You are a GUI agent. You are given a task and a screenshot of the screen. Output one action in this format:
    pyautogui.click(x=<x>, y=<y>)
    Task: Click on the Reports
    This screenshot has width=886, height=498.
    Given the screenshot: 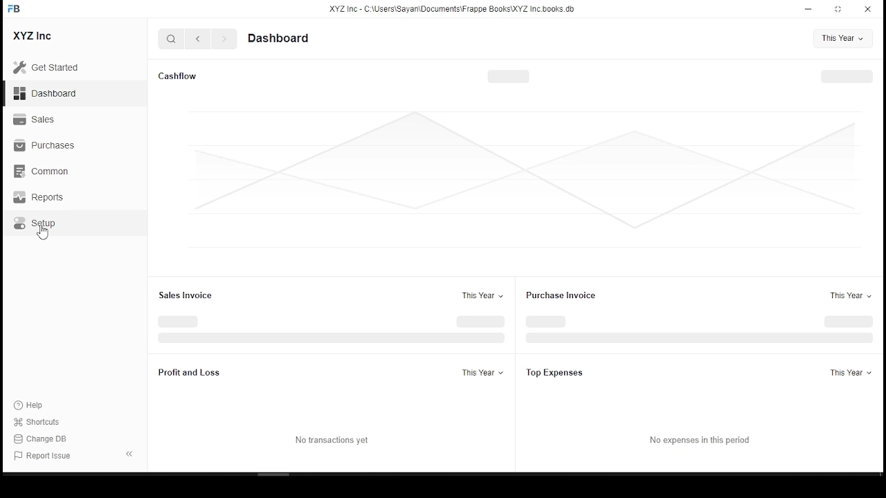 What is the action you would take?
    pyautogui.click(x=37, y=197)
    